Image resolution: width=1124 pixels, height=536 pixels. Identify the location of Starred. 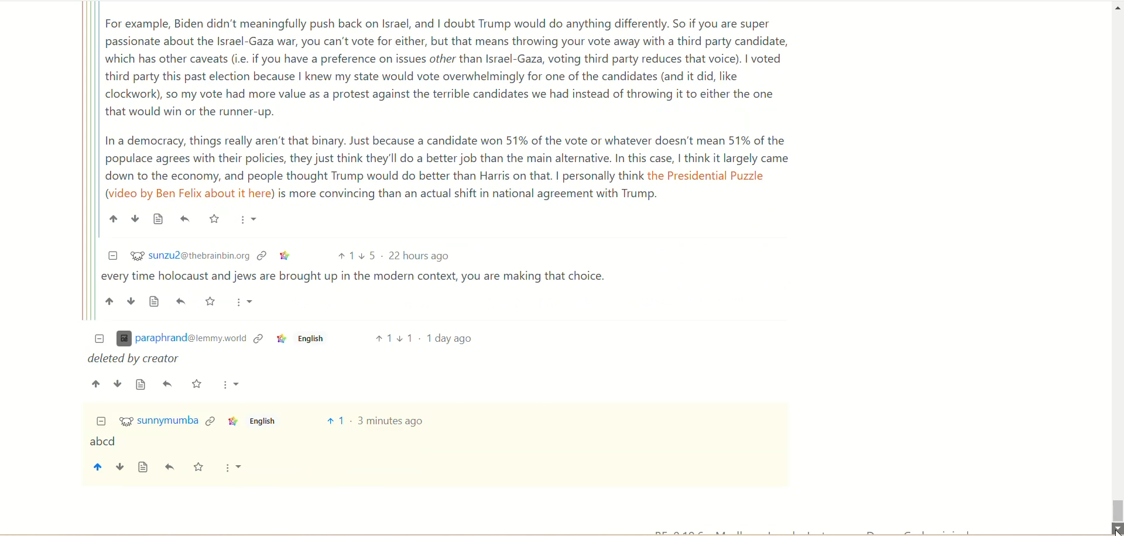
(211, 301).